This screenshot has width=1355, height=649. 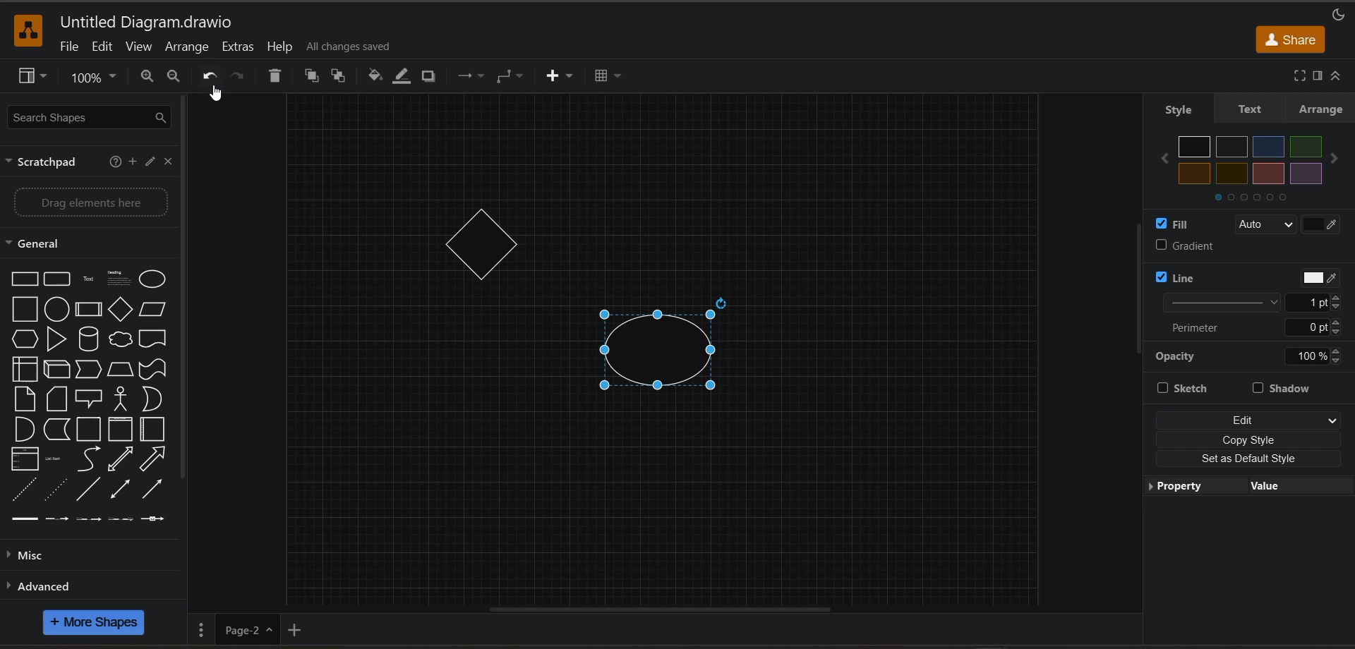 What do you see at coordinates (1166, 158) in the screenshot?
I see `previous` at bounding box center [1166, 158].